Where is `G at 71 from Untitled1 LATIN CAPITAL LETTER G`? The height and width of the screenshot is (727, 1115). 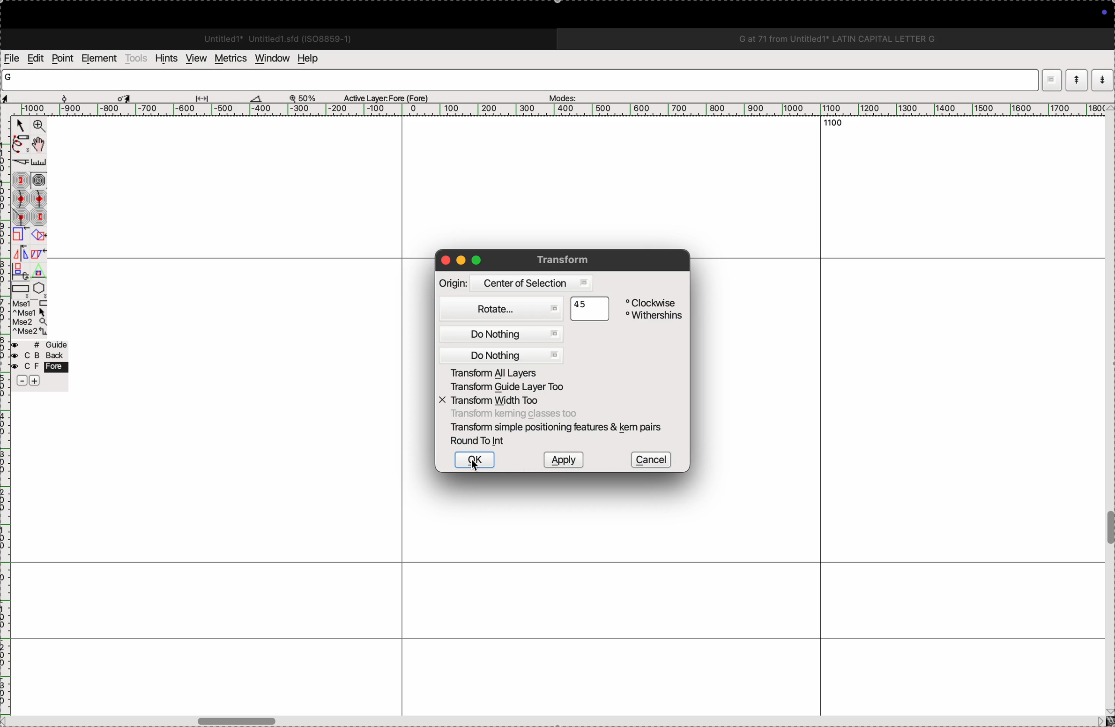 G at 71 from Untitled1 LATIN CAPITAL LETTER G is located at coordinates (834, 37).